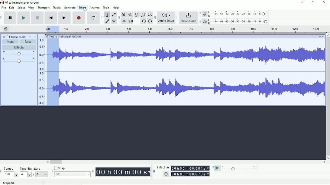 This screenshot has height=185, width=330. What do you see at coordinates (53, 72) in the screenshot?
I see `Already Played` at bounding box center [53, 72].